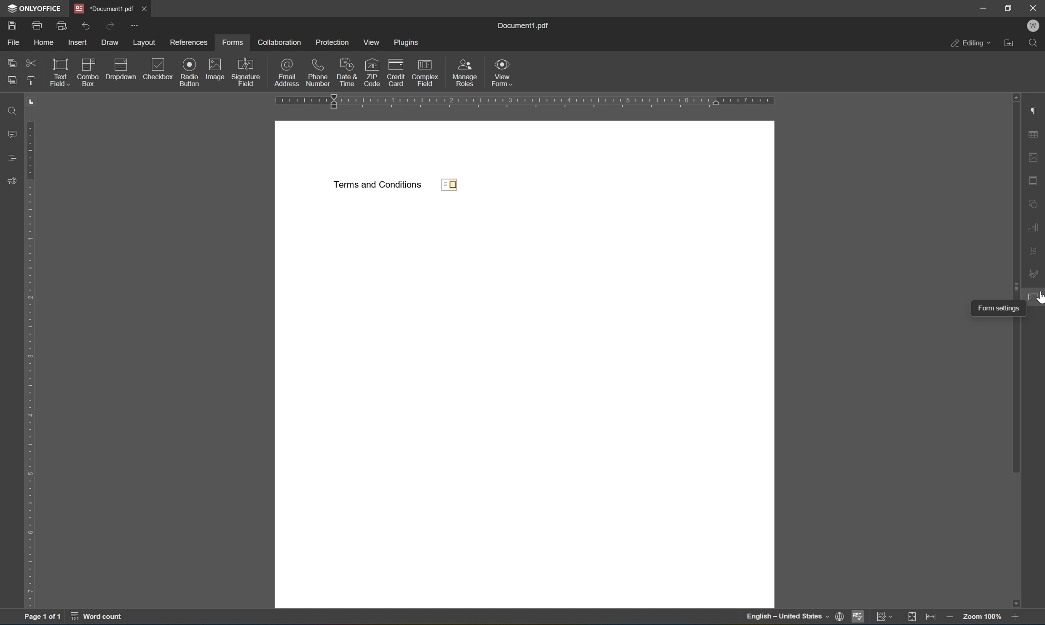 The width and height of the screenshot is (1045, 625). I want to click on minimize, so click(981, 6).